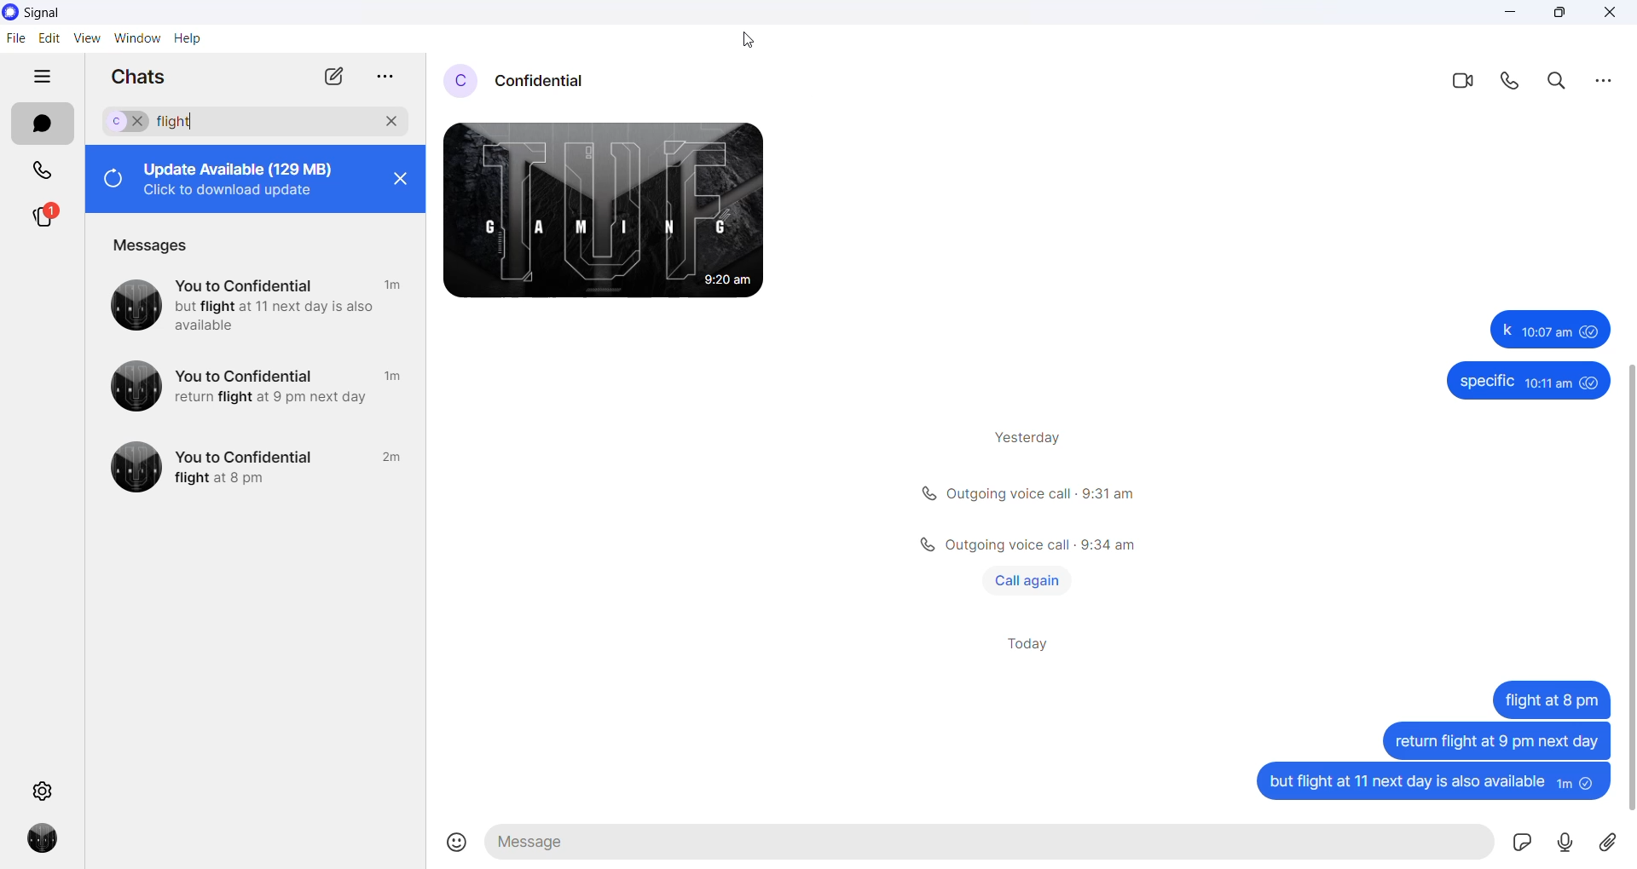 The height and width of the screenshot is (869, 1637). I want to click on today heading, so click(1031, 648).